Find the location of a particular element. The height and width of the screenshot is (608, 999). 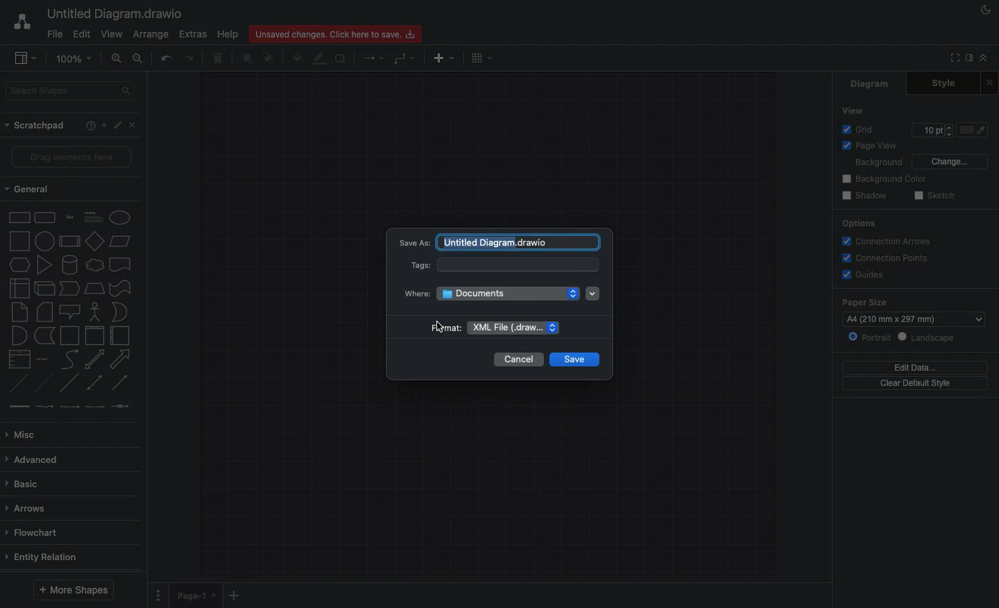

Save as is located at coordinates (413, 240).